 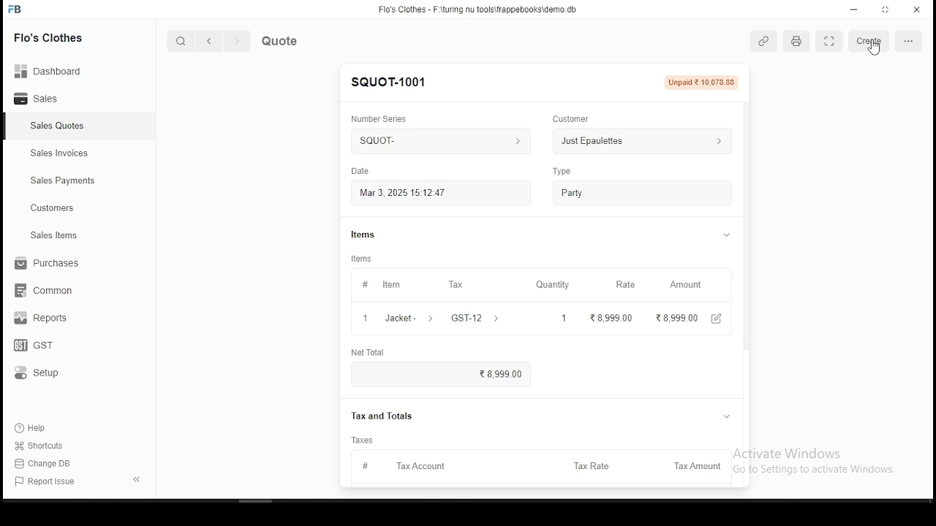 I want to click on Activate Windows
Go to Settings to activate Windows., so click(x=823, y=458).